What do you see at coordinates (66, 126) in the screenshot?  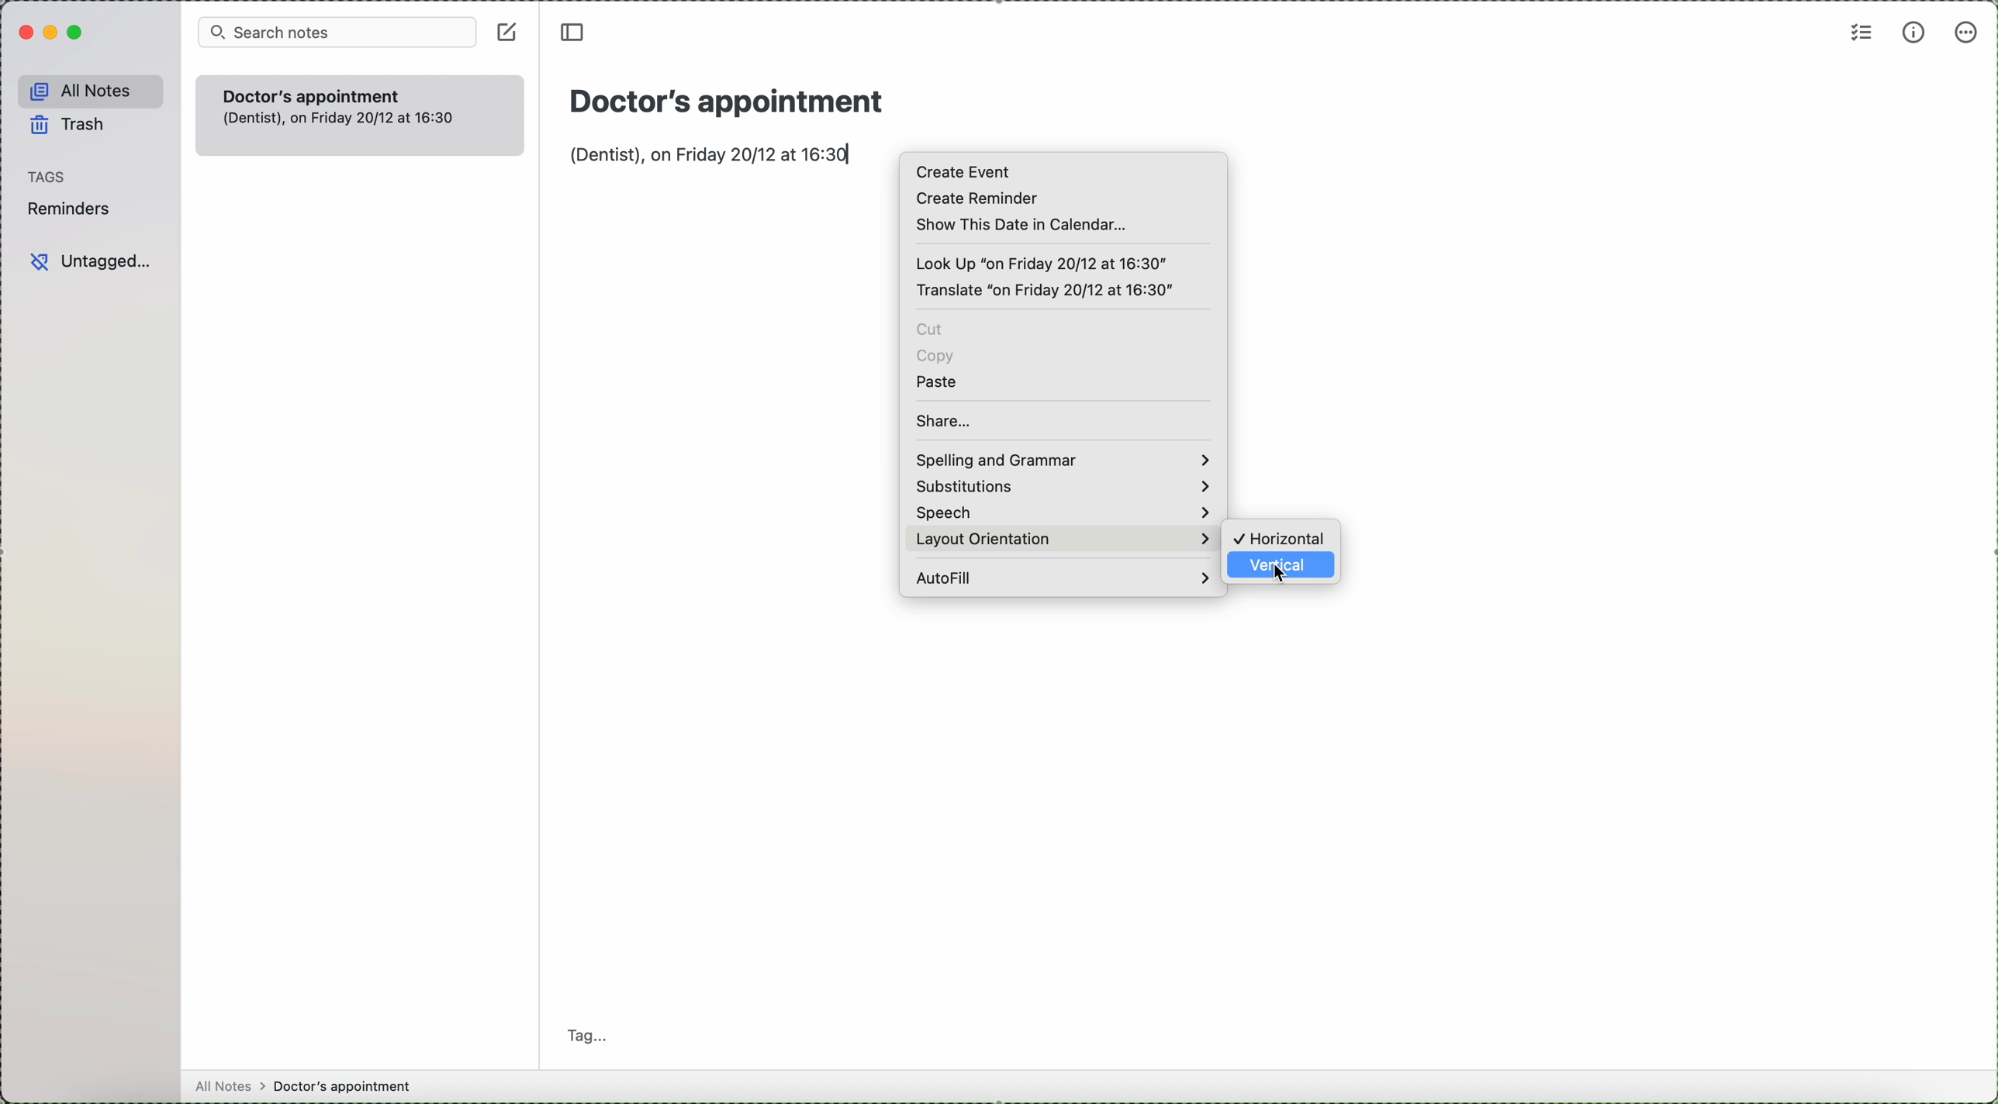 I see `trash` at bounding box center [66, 126].